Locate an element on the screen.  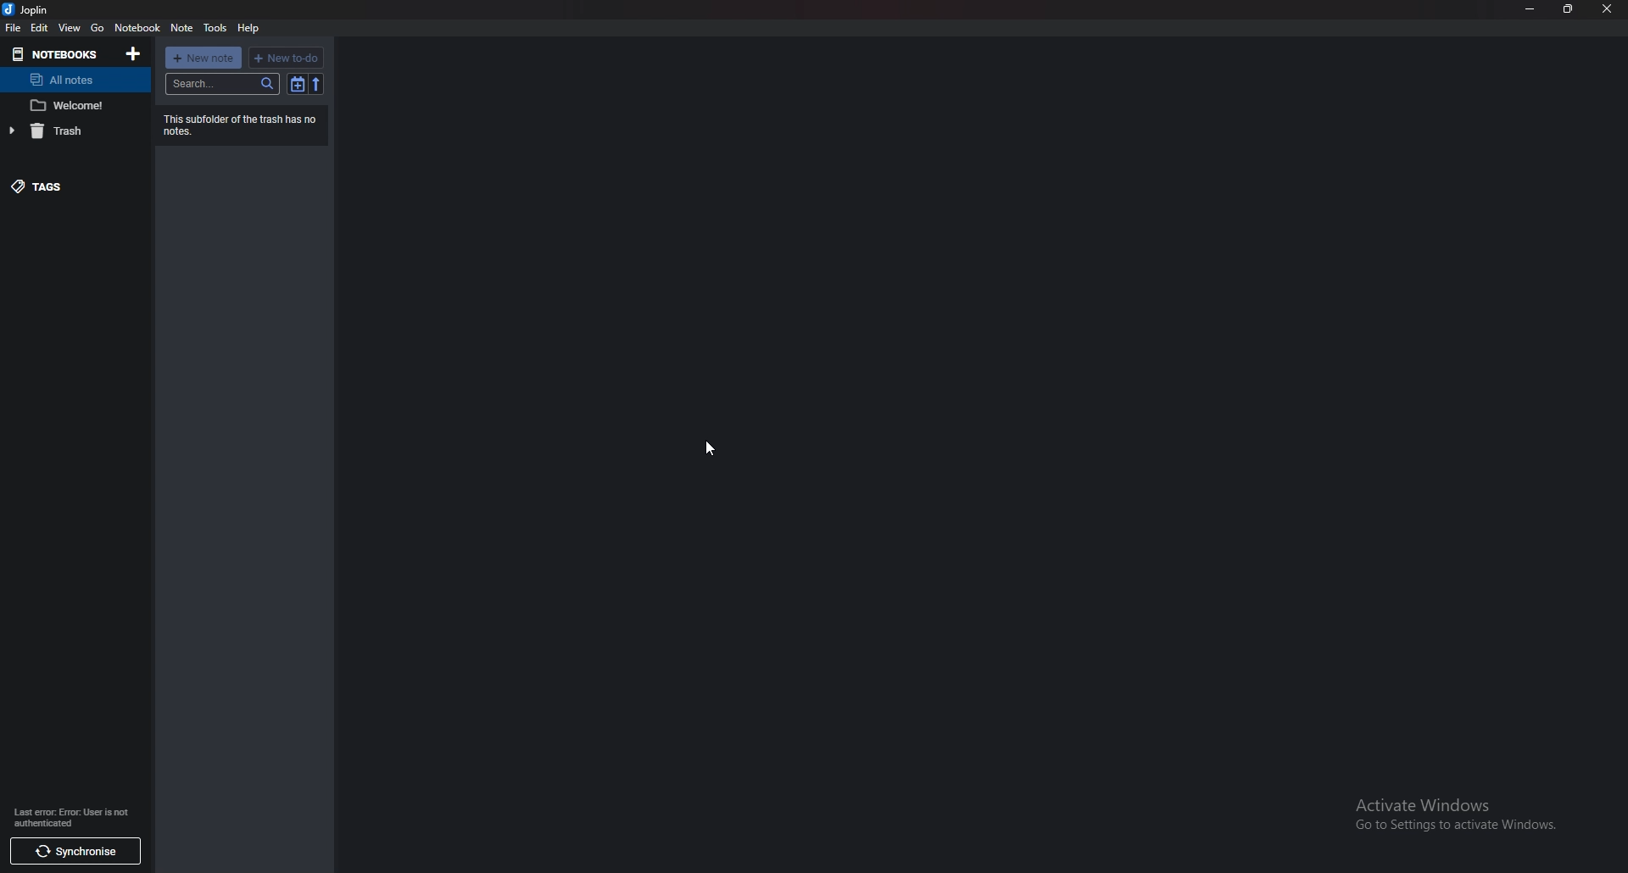
Note is located at coordinates (181, 28).